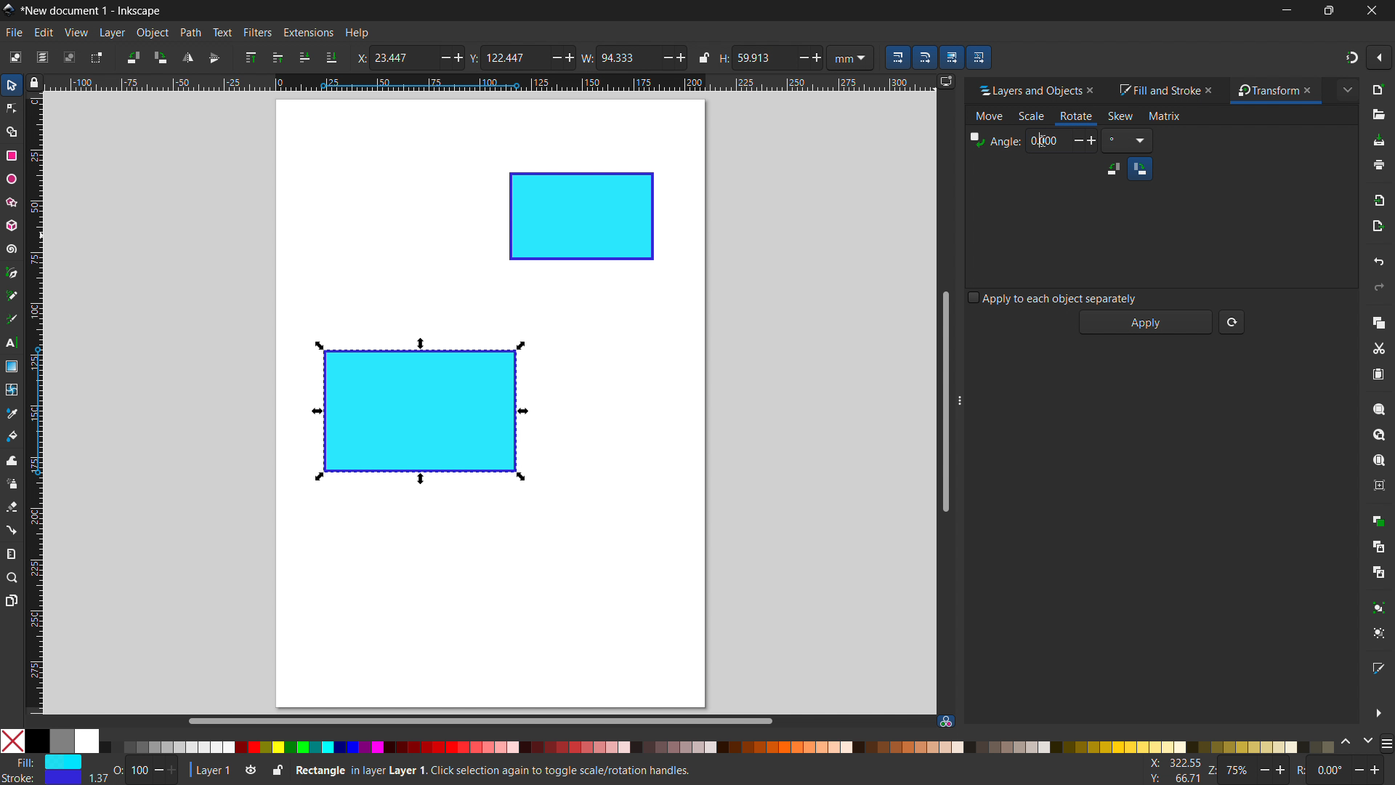 The image size is (1395, 785). I want to click on resize, so click(963, 396).